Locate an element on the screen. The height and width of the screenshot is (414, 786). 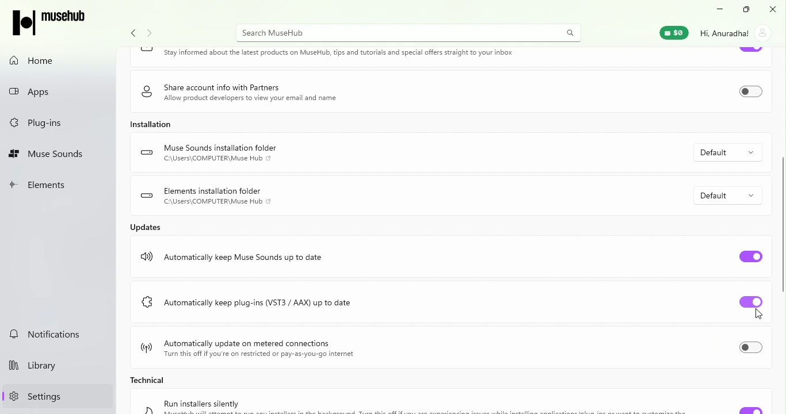
Technical is located at coordinates (150, 379).